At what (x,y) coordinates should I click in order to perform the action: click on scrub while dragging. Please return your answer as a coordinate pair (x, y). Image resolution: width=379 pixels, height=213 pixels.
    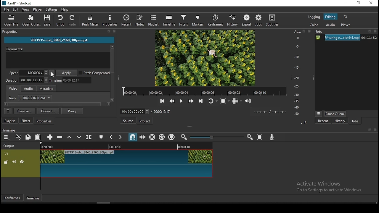
    Looking at the image, I should click on (143, 137).